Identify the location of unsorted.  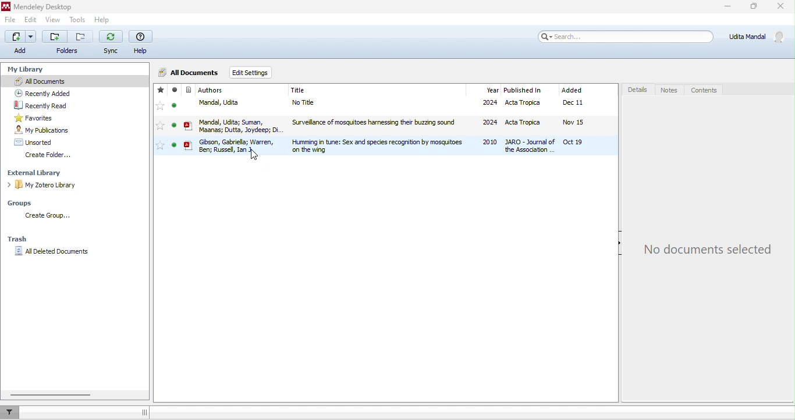
(38, 141).